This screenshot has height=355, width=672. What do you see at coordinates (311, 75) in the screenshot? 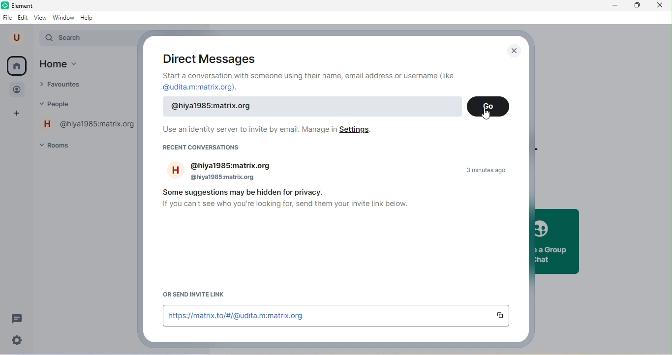
I see `start a conversation with someone using their name, email address or username ` at bounding box center [311, 75].